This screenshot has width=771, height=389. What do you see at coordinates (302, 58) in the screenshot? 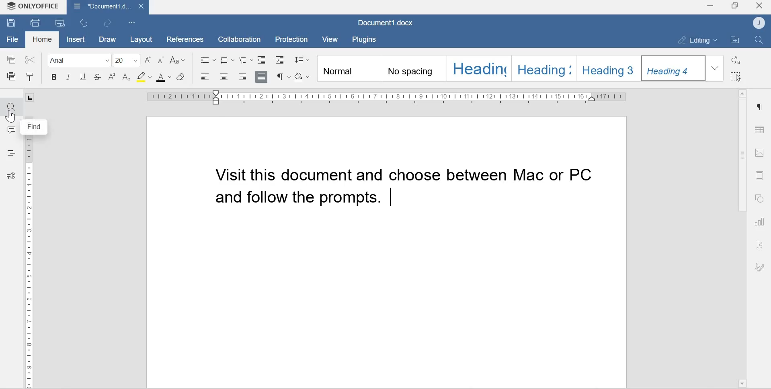
I see `Paragraph line spacing` at bounding box center [302, 58].